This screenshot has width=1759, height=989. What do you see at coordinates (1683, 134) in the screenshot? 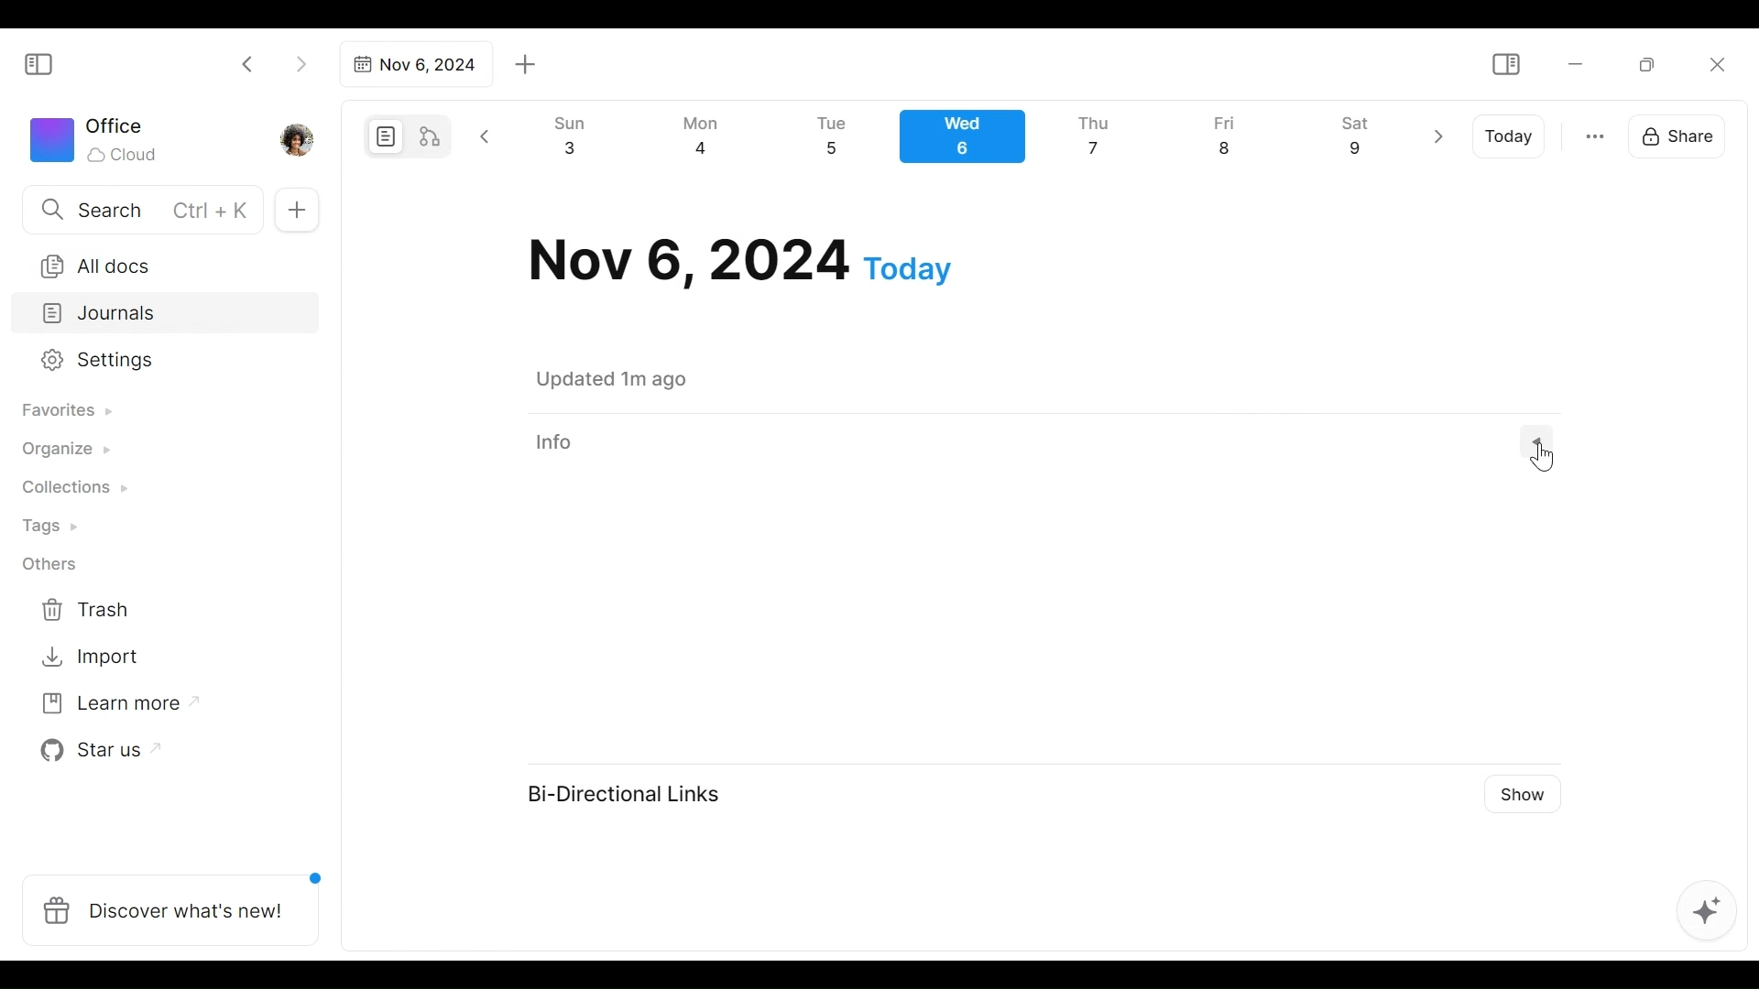
I see `Share` at bounding box center [1683, 134].